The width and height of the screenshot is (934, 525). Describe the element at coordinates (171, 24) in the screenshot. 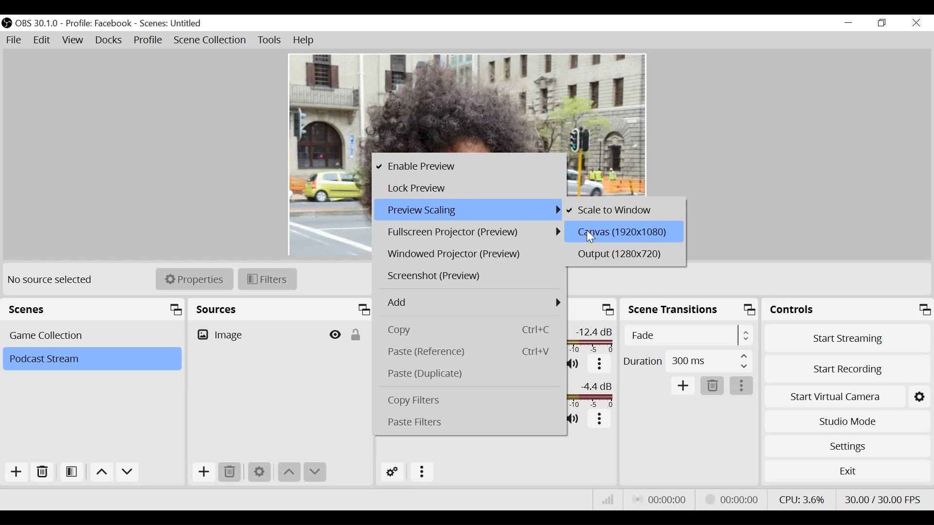

I see `Scene` at that location.